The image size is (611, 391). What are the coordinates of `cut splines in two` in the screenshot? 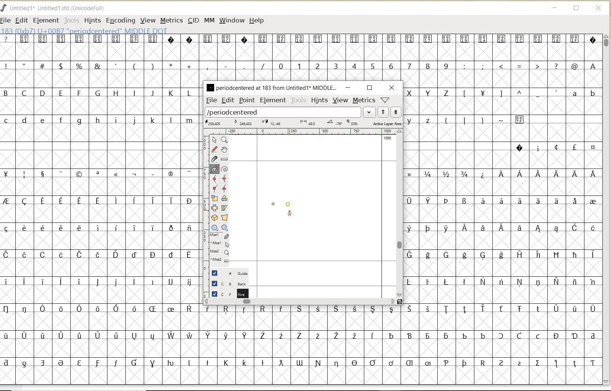 It's located at (214, 159).